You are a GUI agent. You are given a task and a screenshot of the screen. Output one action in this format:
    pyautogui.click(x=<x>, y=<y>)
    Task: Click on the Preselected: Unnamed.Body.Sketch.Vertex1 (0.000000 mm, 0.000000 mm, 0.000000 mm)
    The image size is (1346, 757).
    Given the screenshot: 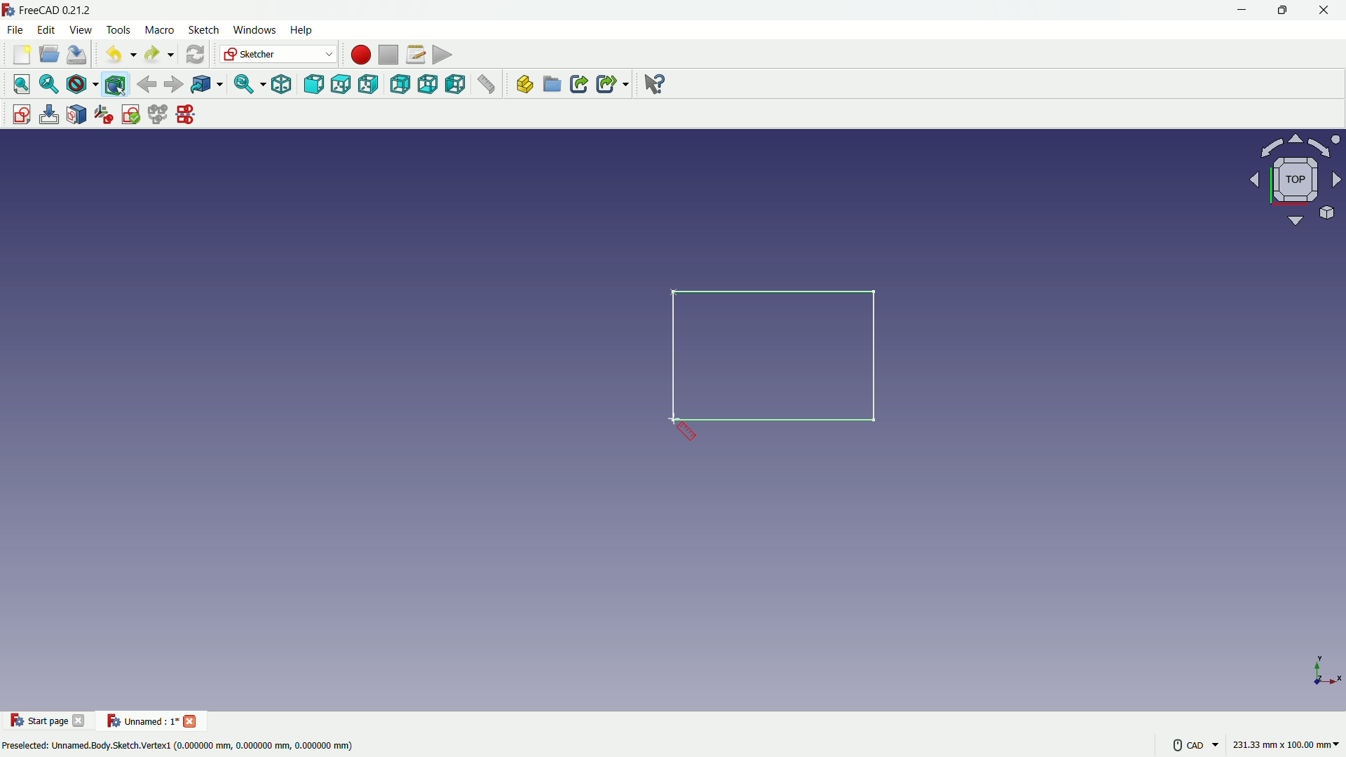 What is the action you would take?
    pyautogui.click(x=179, y=744)
    